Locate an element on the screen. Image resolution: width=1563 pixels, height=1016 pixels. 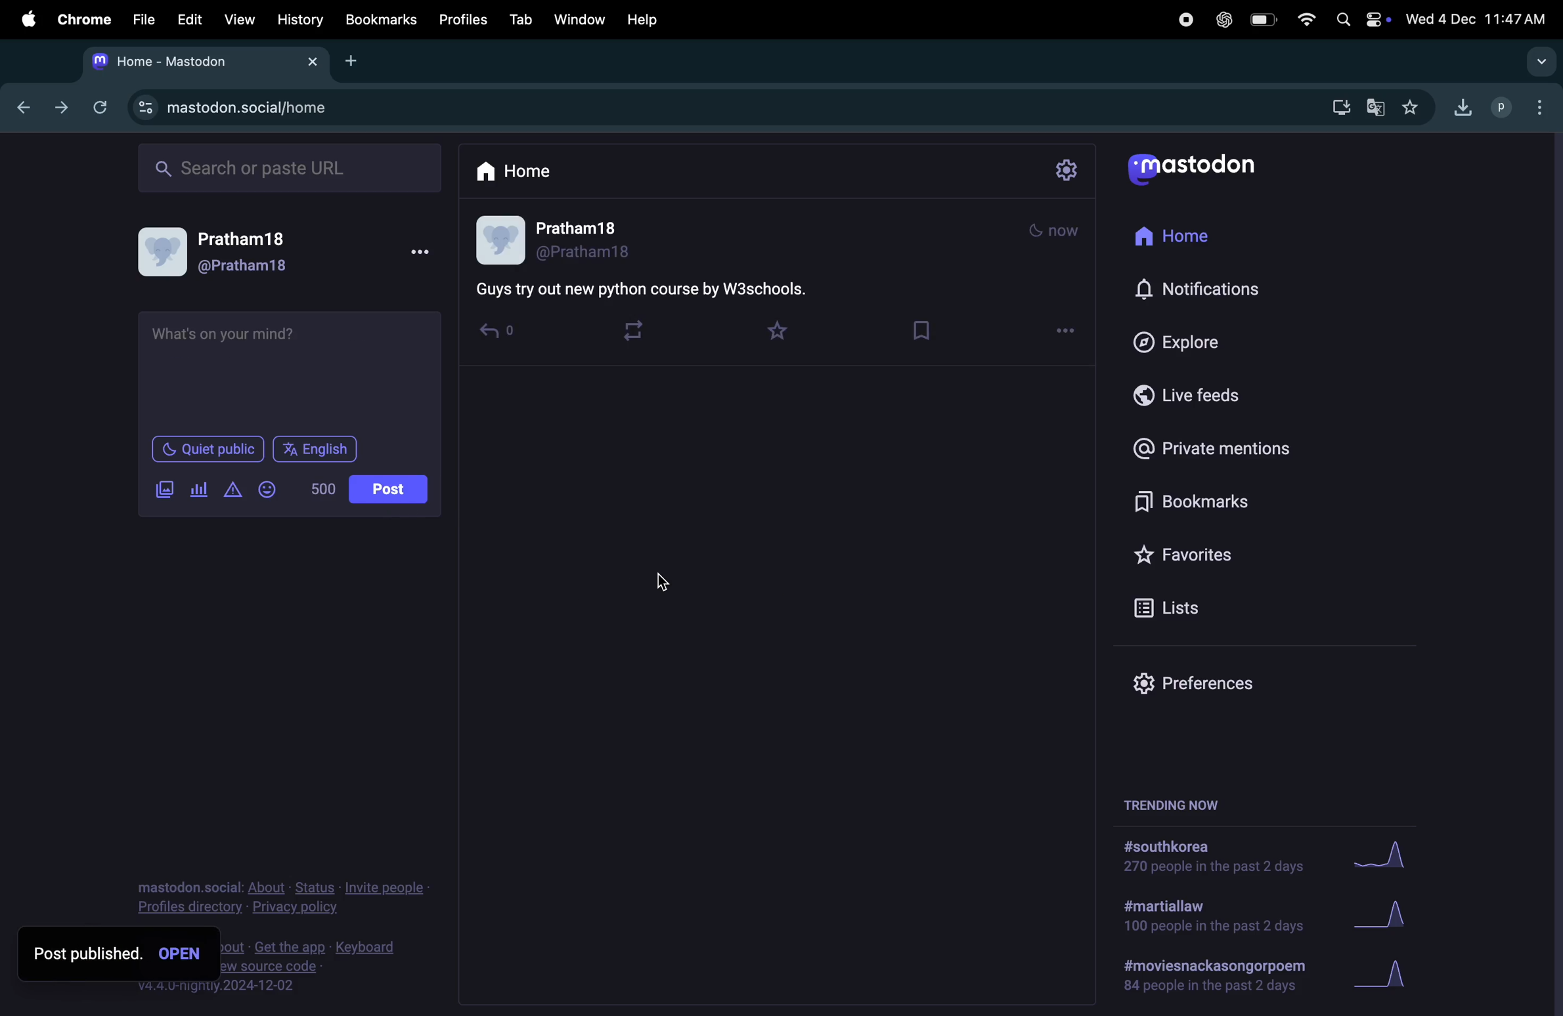
English is located at coordinates (318, 448).